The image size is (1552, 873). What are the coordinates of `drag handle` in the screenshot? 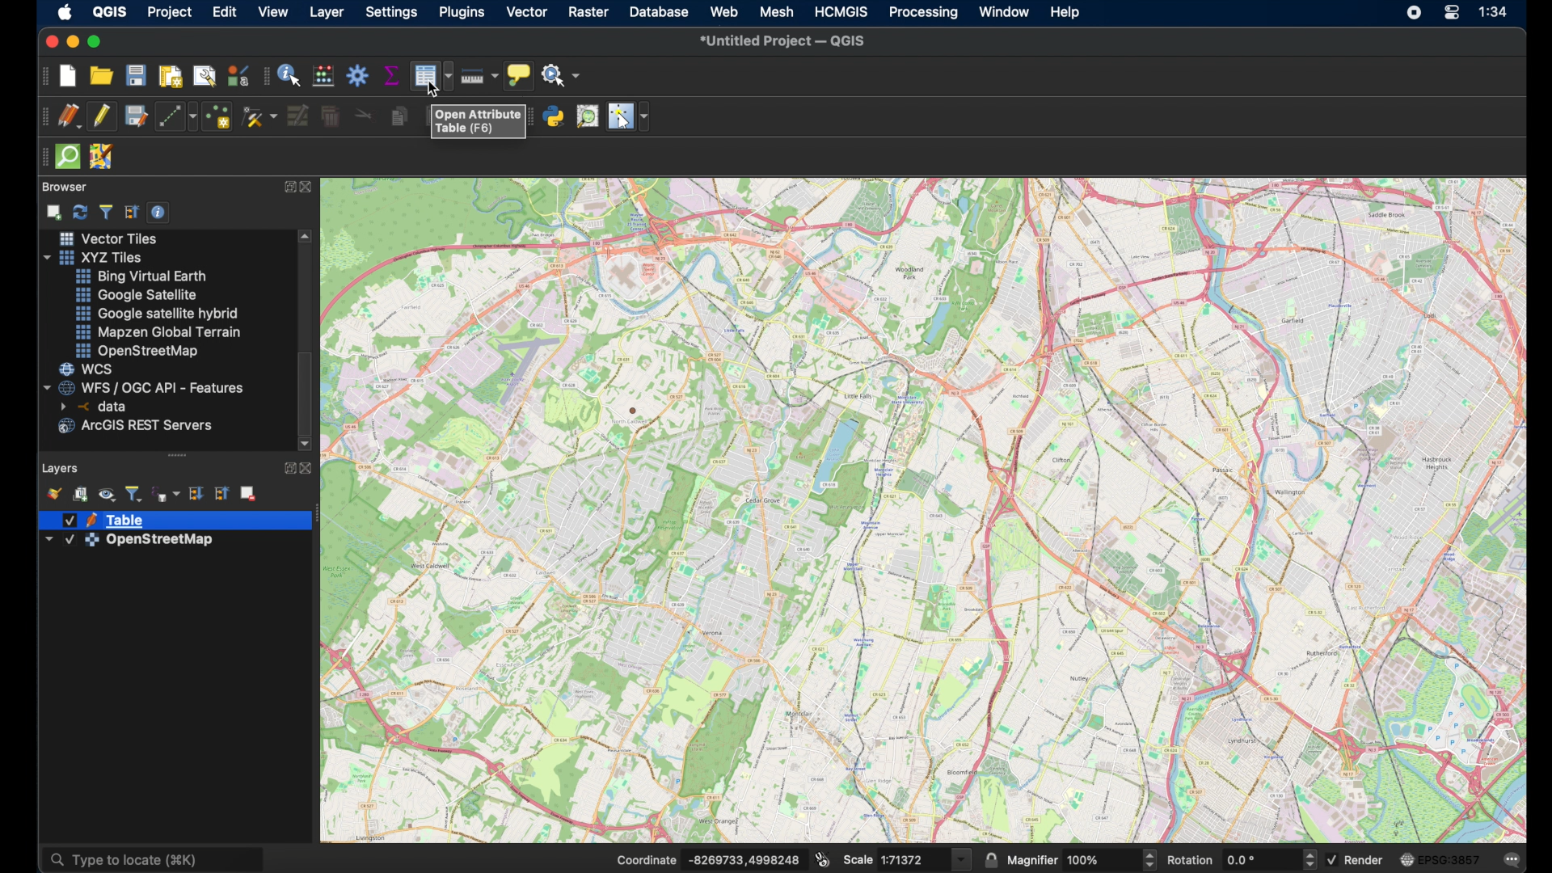 It's located at (264, 78).